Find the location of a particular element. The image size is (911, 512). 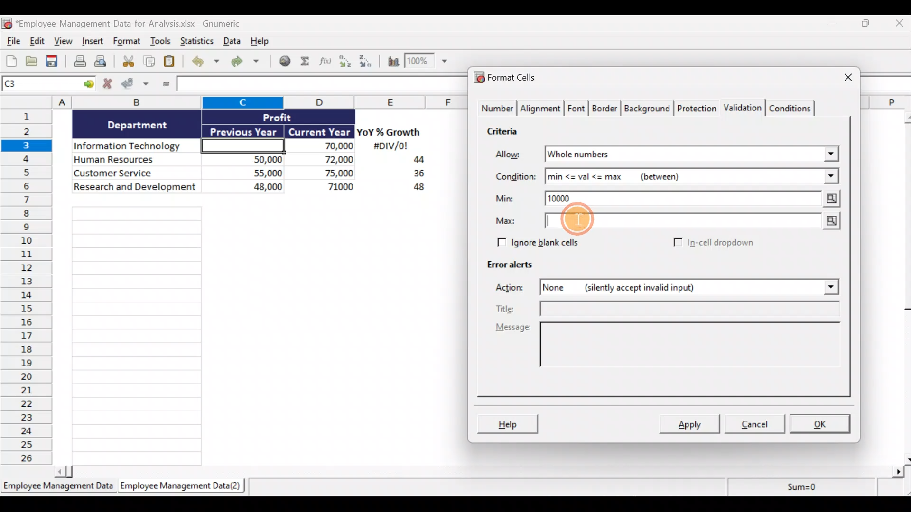

Data is located at coordinates (231, 41).